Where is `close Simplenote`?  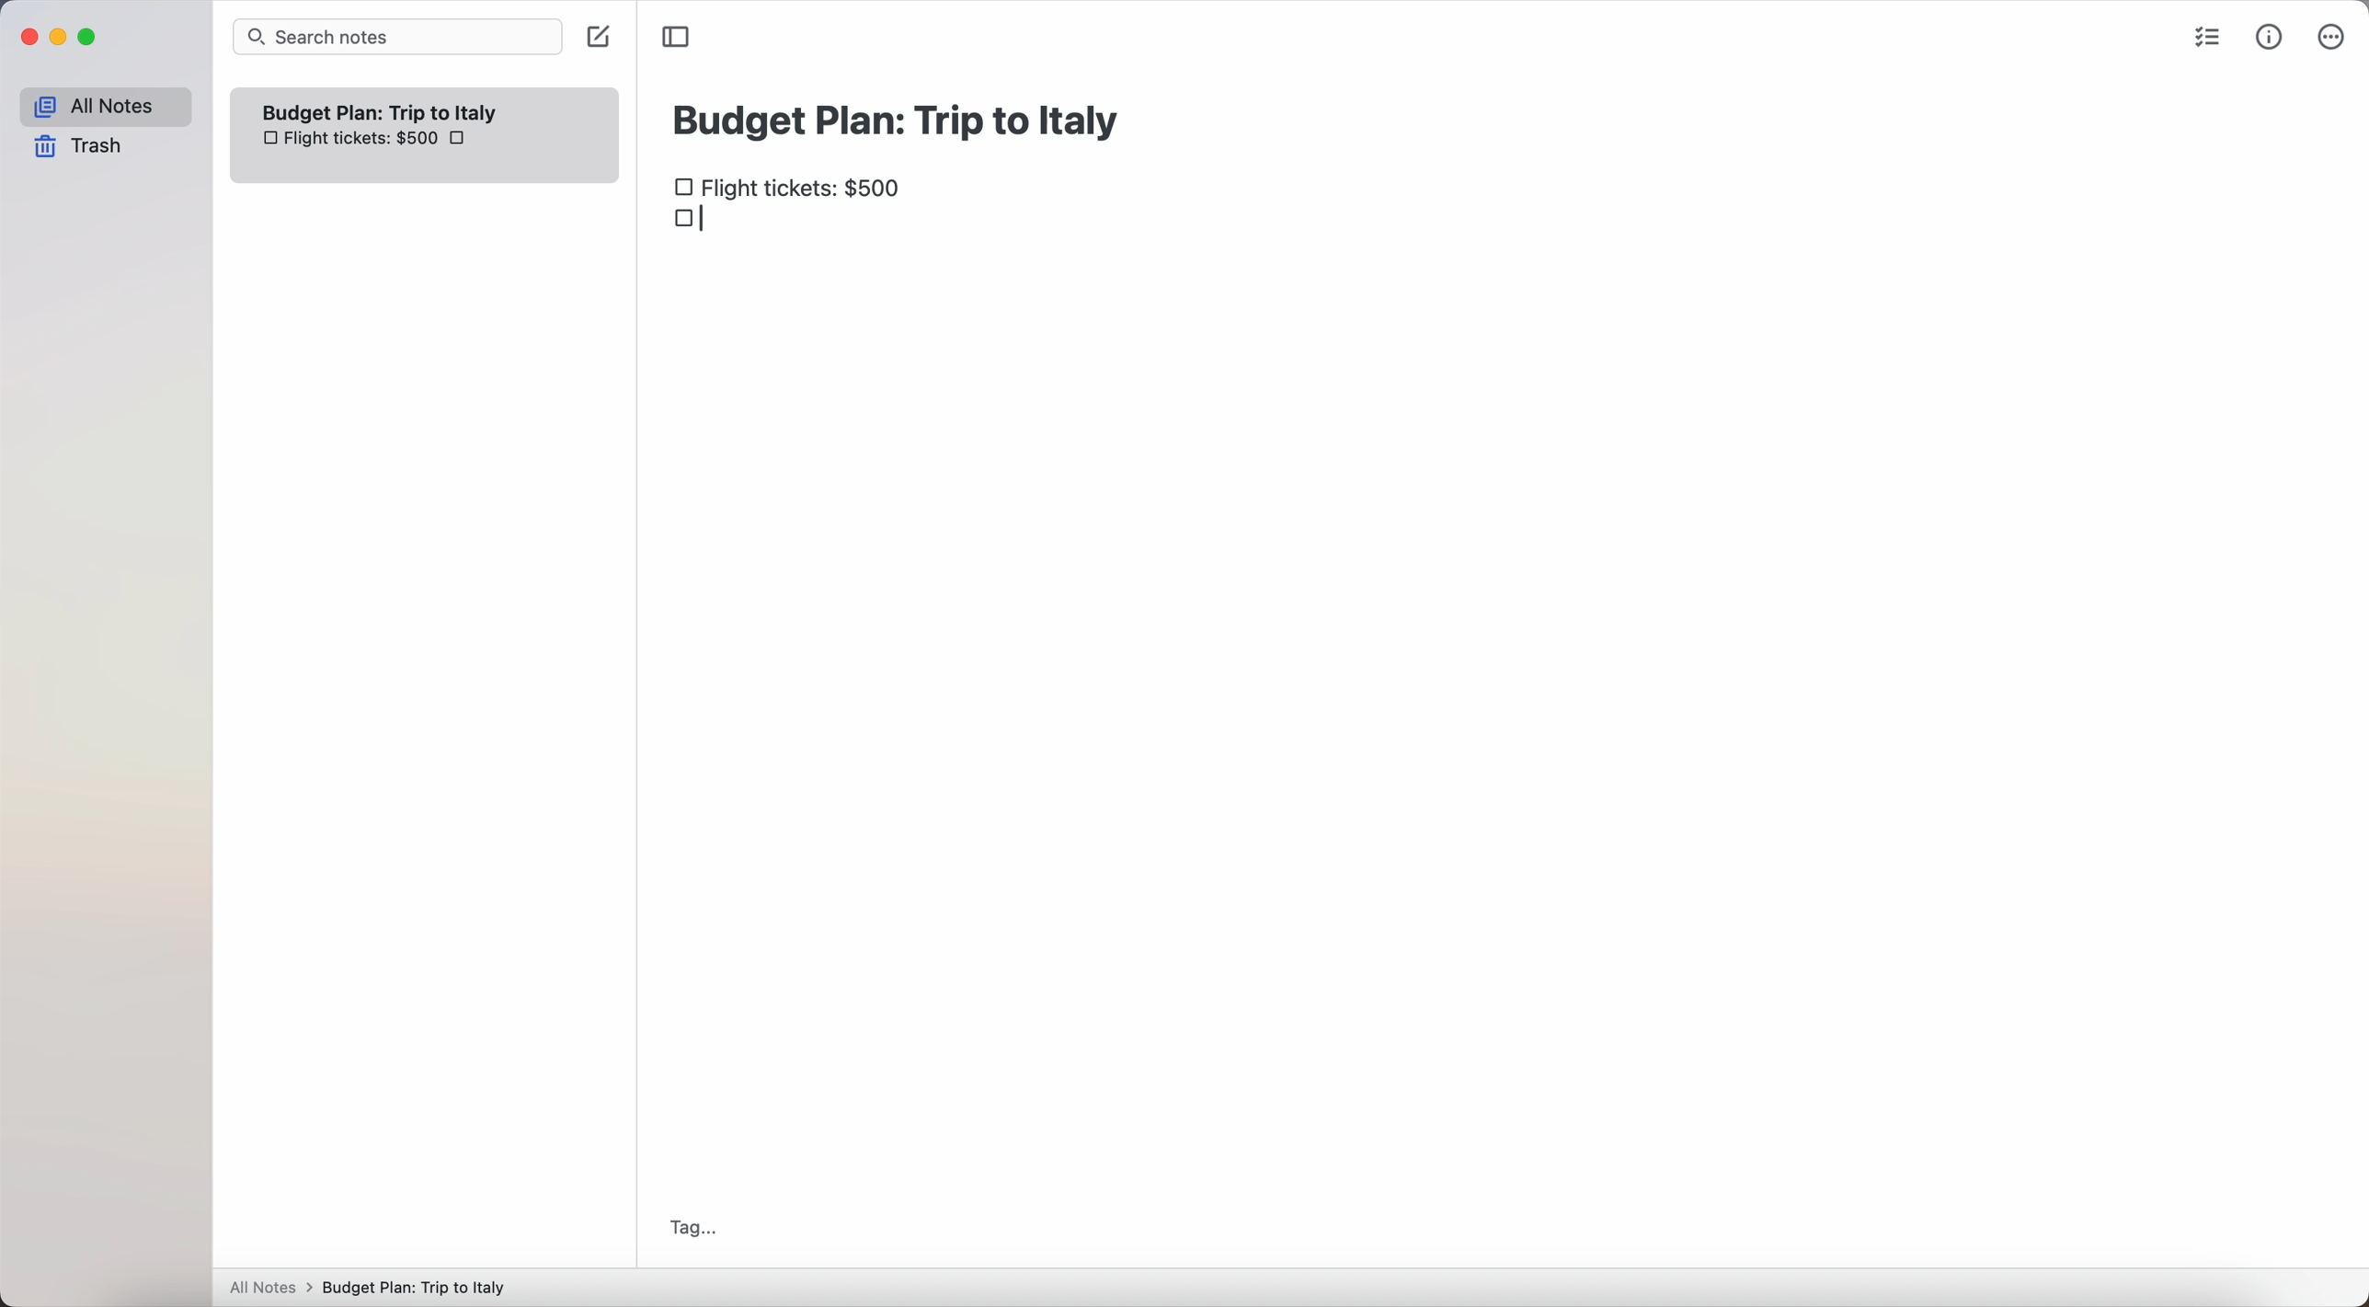
close Simplenote is located at coordinates (29, 37).